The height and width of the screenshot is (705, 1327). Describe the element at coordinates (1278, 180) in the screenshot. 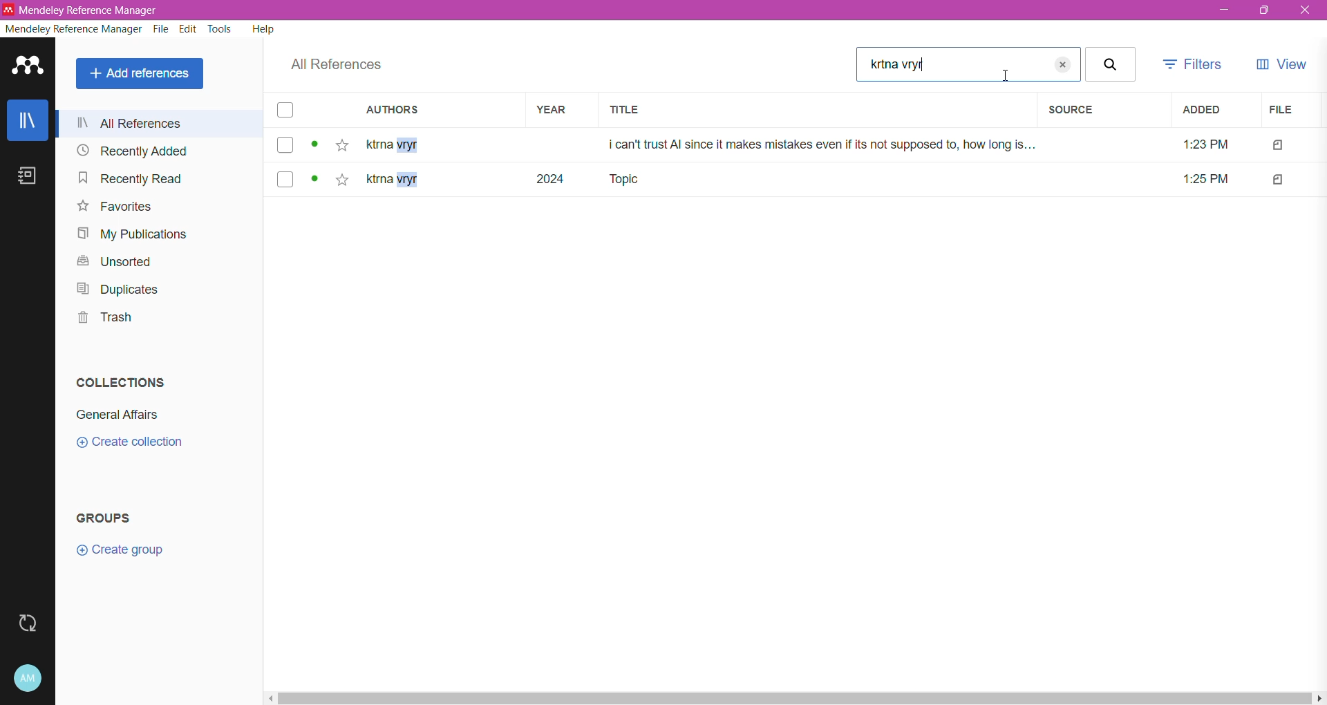

I see `file type` at that location.